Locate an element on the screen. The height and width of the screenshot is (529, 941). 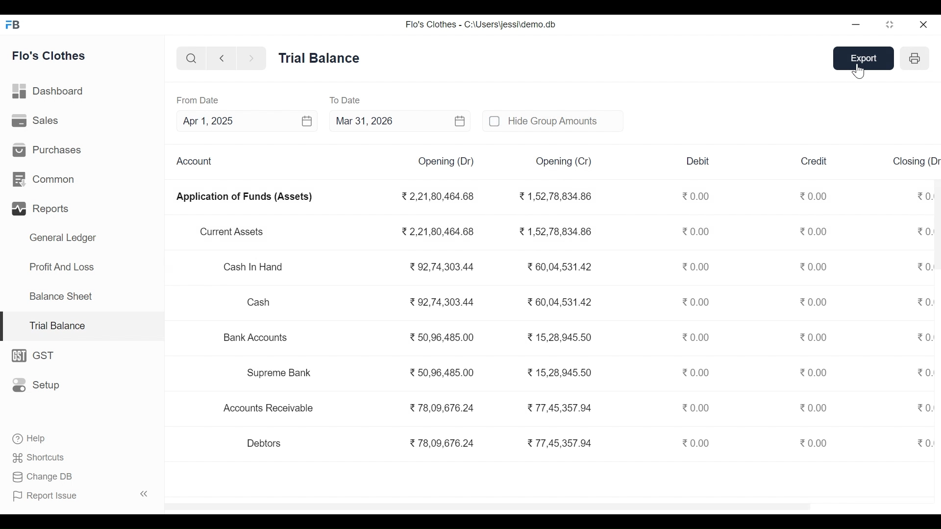
Minimize is located at coordinates (857, 24).